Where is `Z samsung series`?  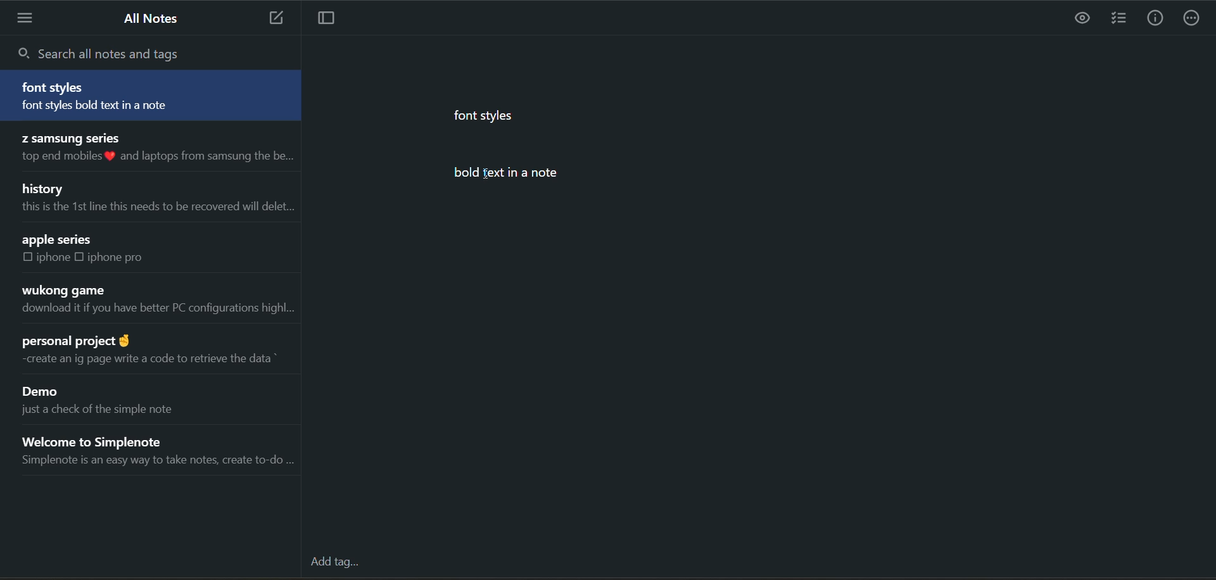 Z samsung series is located at coordinates (69, 137).